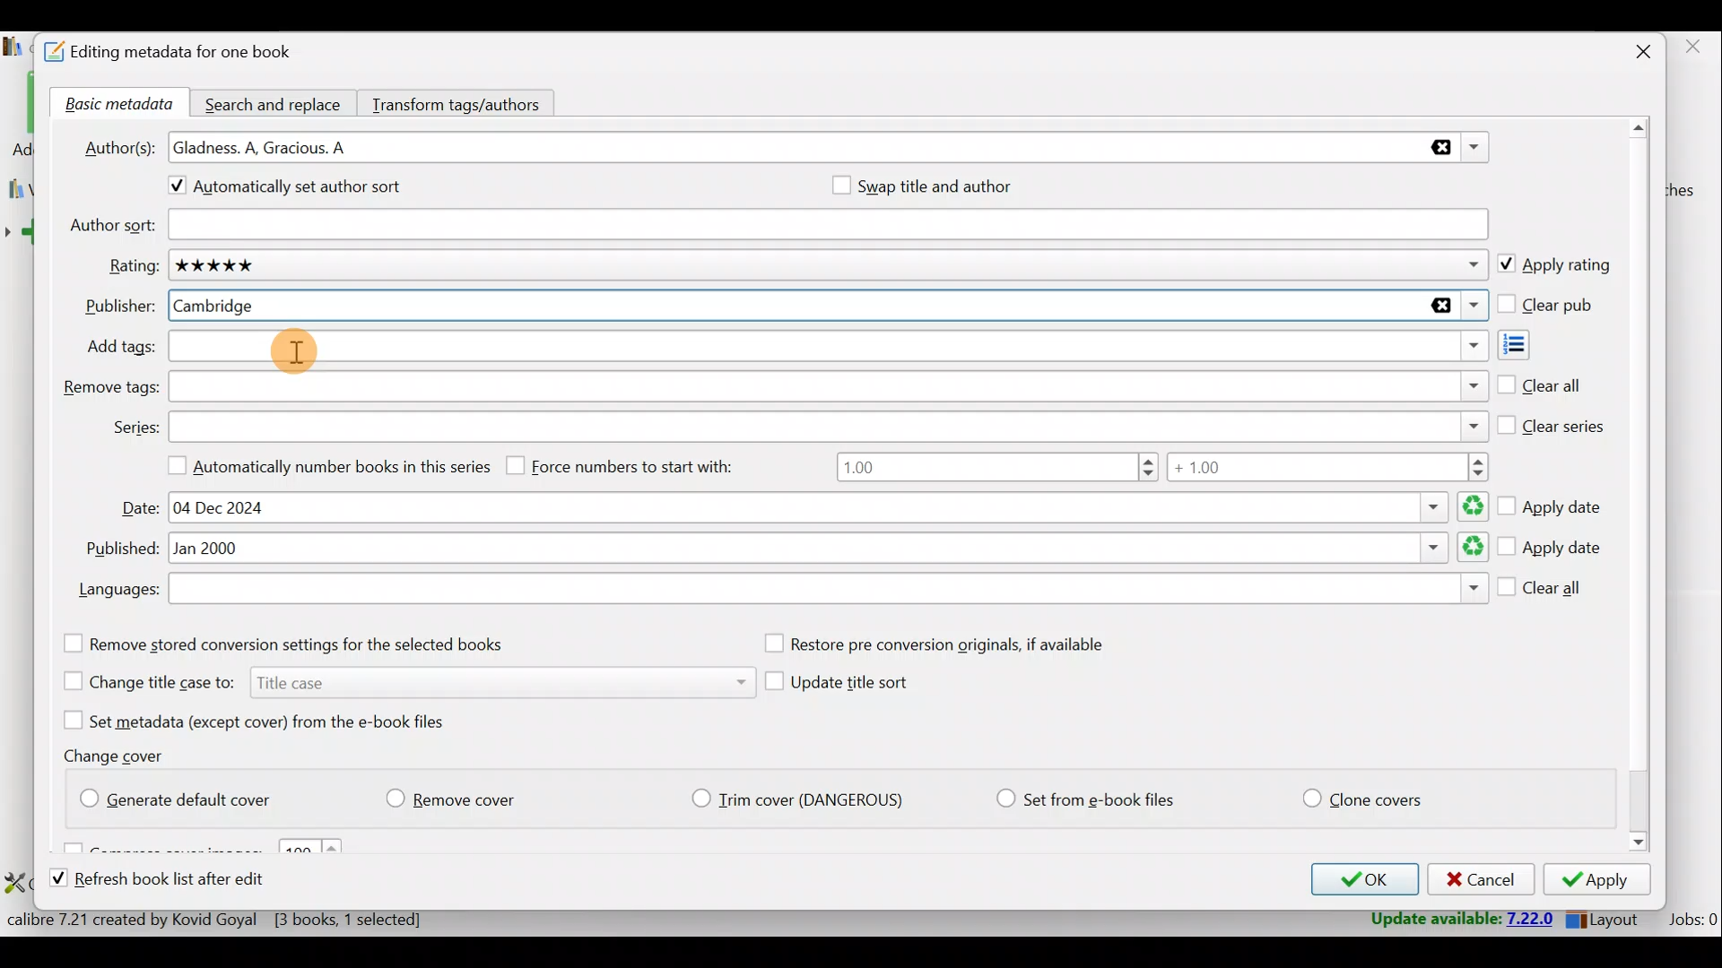  What do you see at coordinates (1360, 879) in the screenshot?
I see `OK` at bounding box center [1360, 879].